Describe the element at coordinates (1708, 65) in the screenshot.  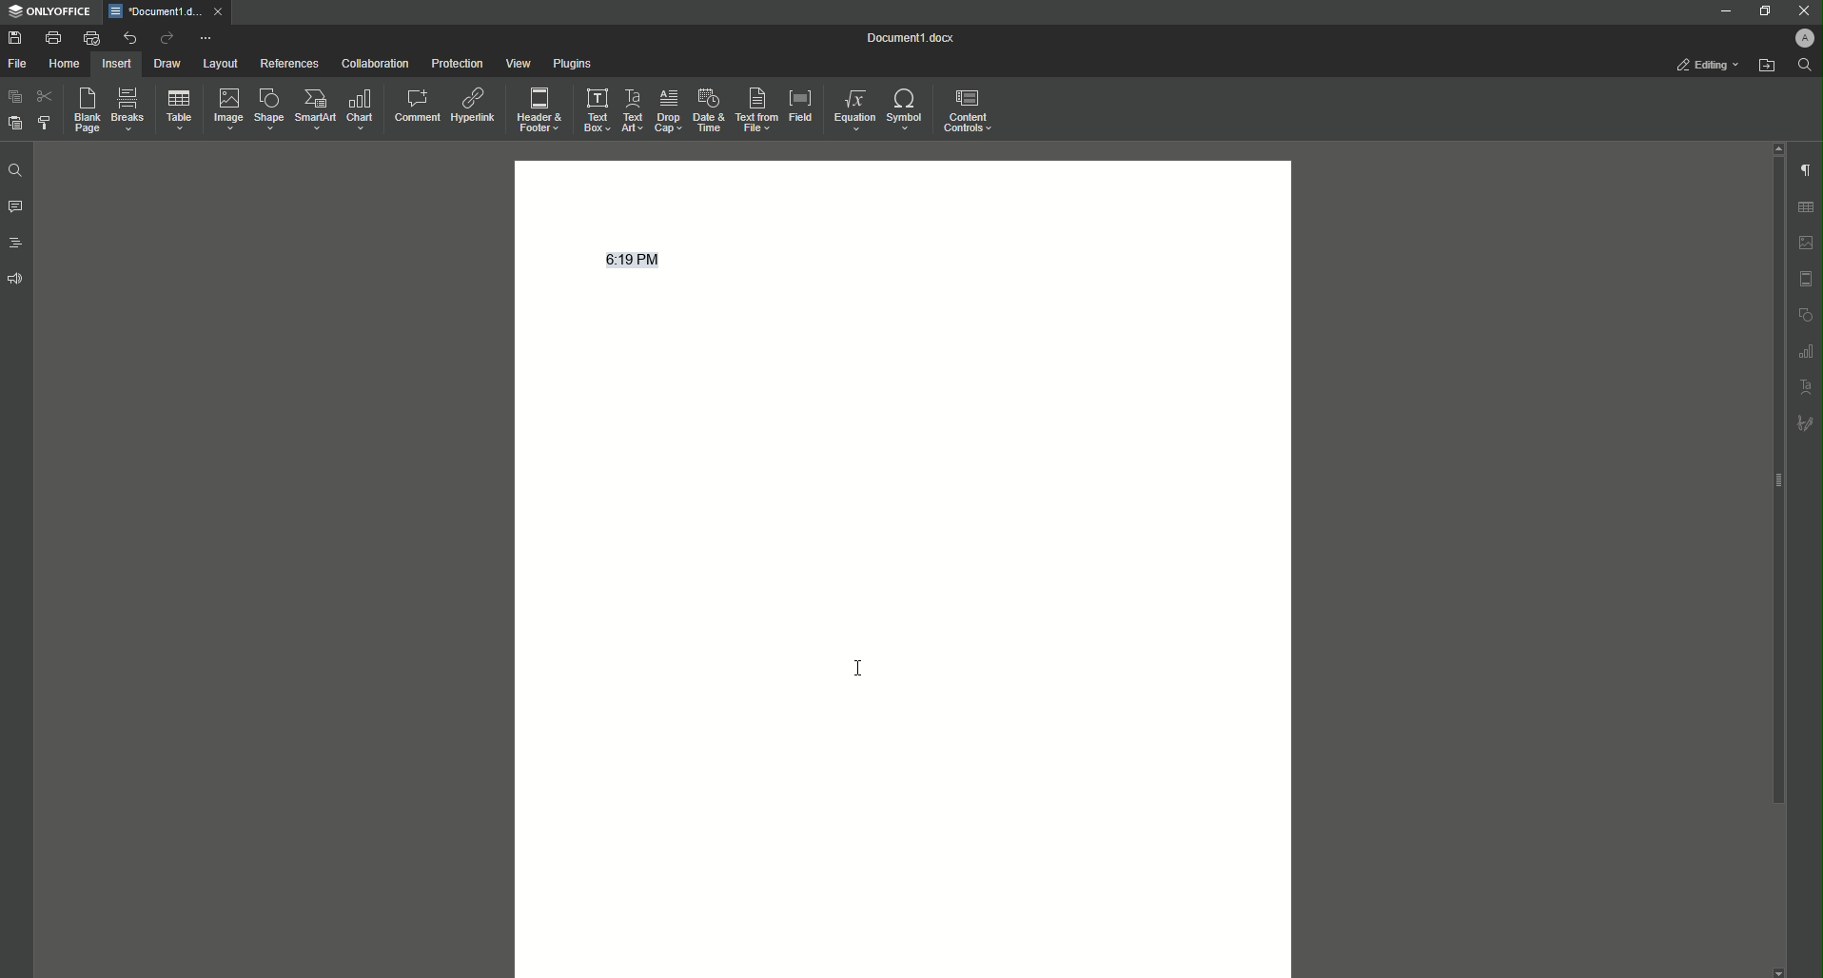
I see `Editing` at that location.